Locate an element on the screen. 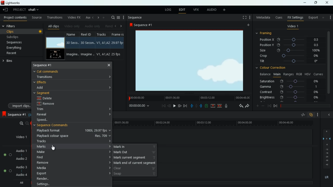 Image resolution: width=333 pixels, height=187 pixels. position X is located at coordinates (289, 40).